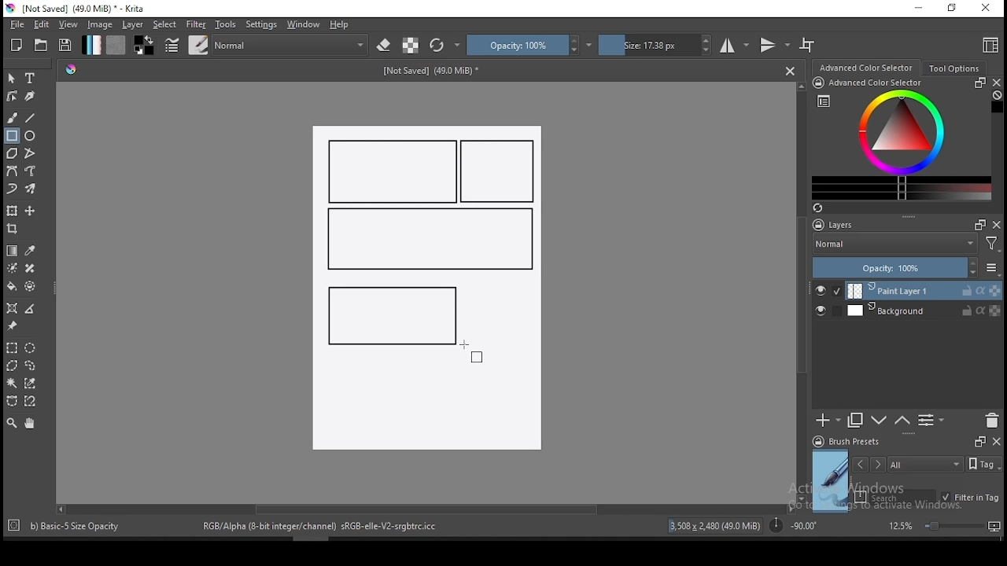  What do you see at coordinates (411, 46) in the screenshot?
I see `preserve alpha` at bounding box center [411, 46].